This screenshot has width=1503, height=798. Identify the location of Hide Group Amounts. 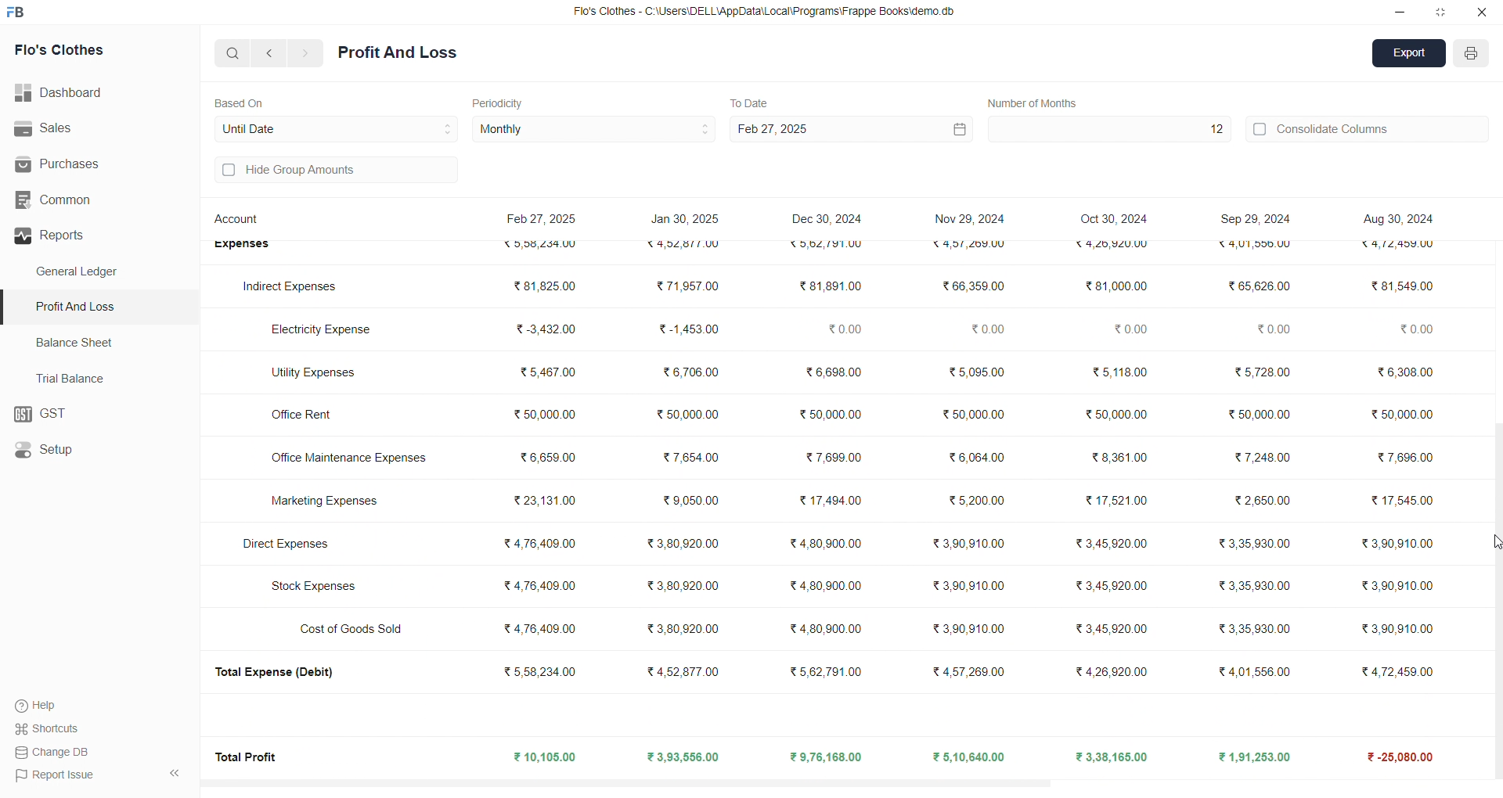
(333, 171).